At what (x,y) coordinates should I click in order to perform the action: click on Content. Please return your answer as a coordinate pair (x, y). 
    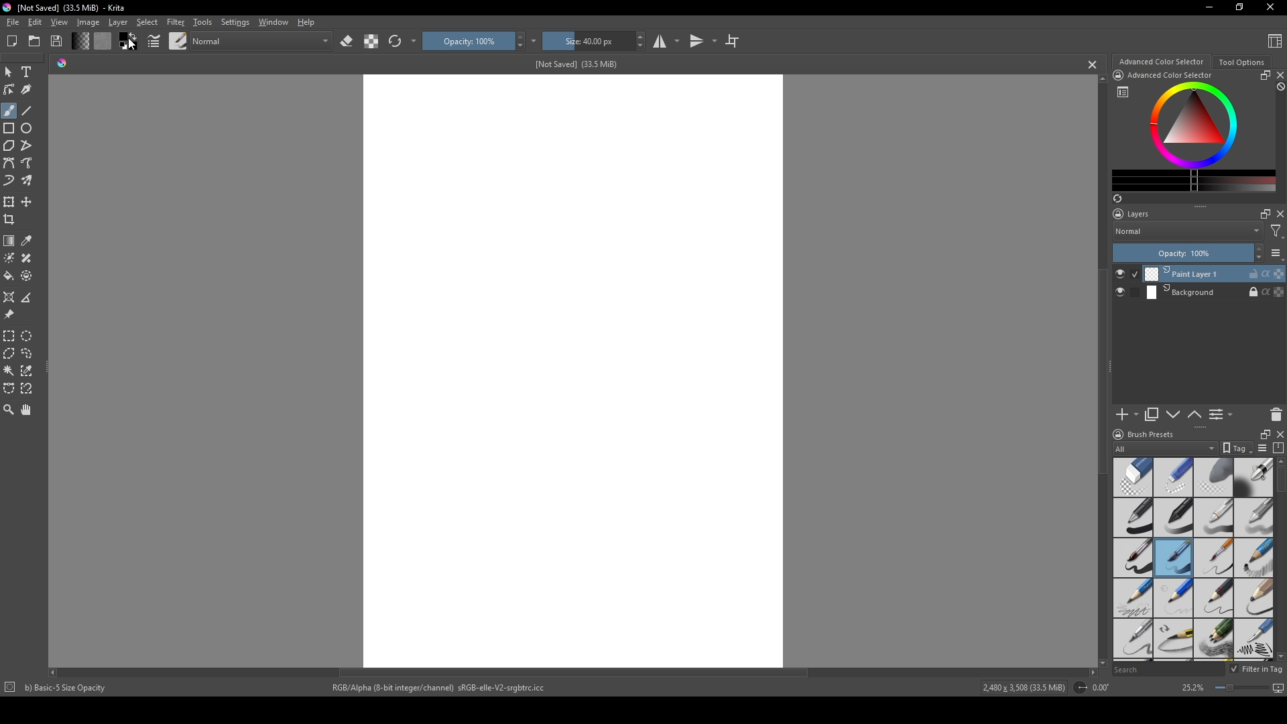
    Looking at the image, I should click on (1275, 40).